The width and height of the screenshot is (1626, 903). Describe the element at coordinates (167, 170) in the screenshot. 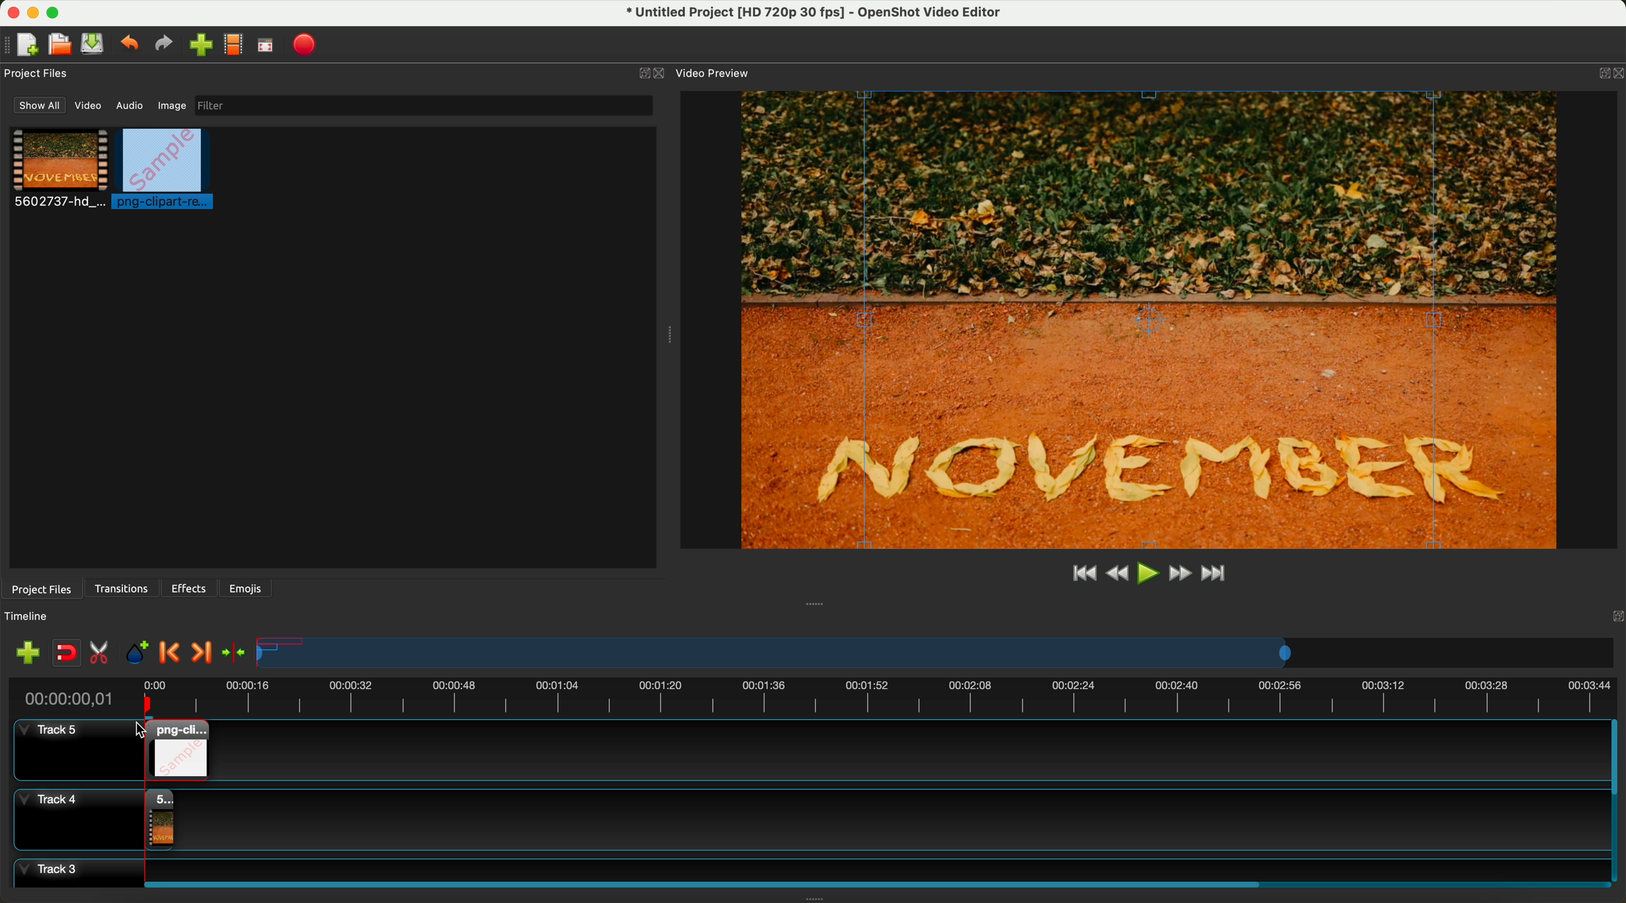

I see `click on image` at that location.